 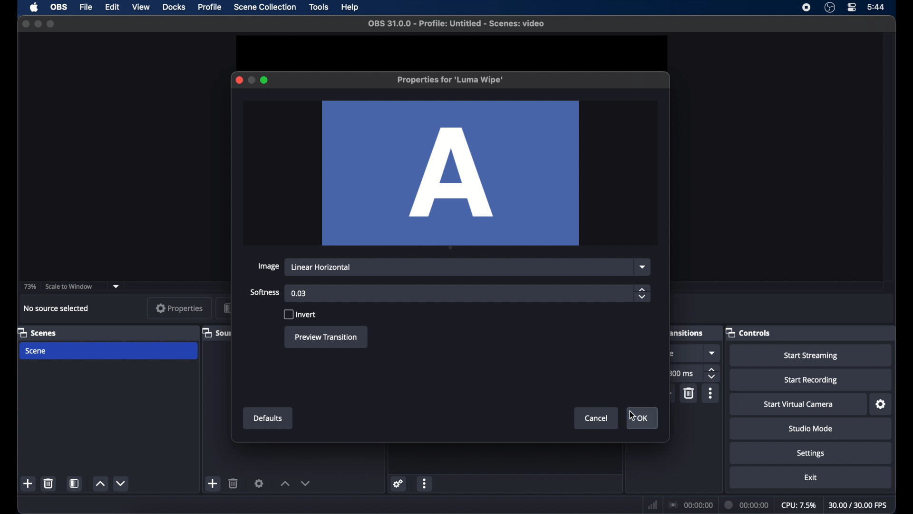 I want to click on delete, so click(x=690, y=392).